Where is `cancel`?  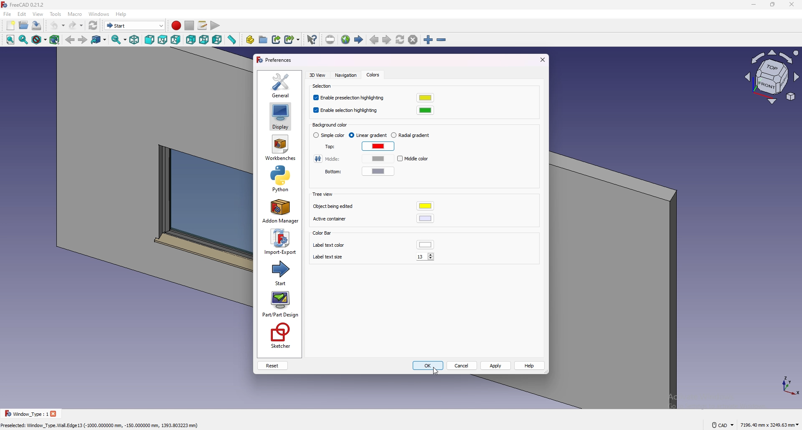
cancel is located at coordinates (462, 366).